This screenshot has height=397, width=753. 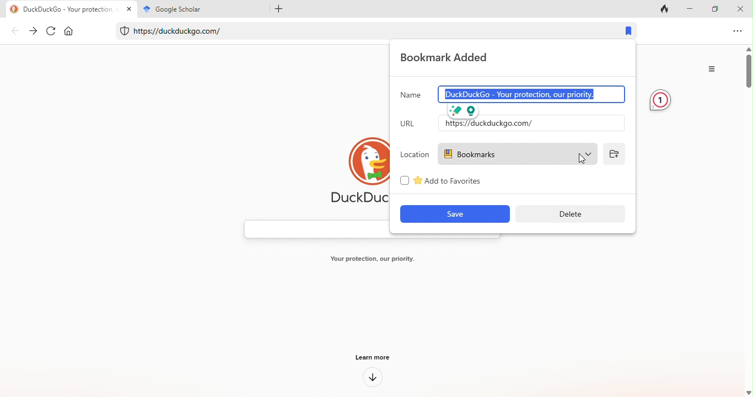 What do you see at coordinates (373, 378) in the screenshot?
I see `down arrow` at bounding box center [373, 378].